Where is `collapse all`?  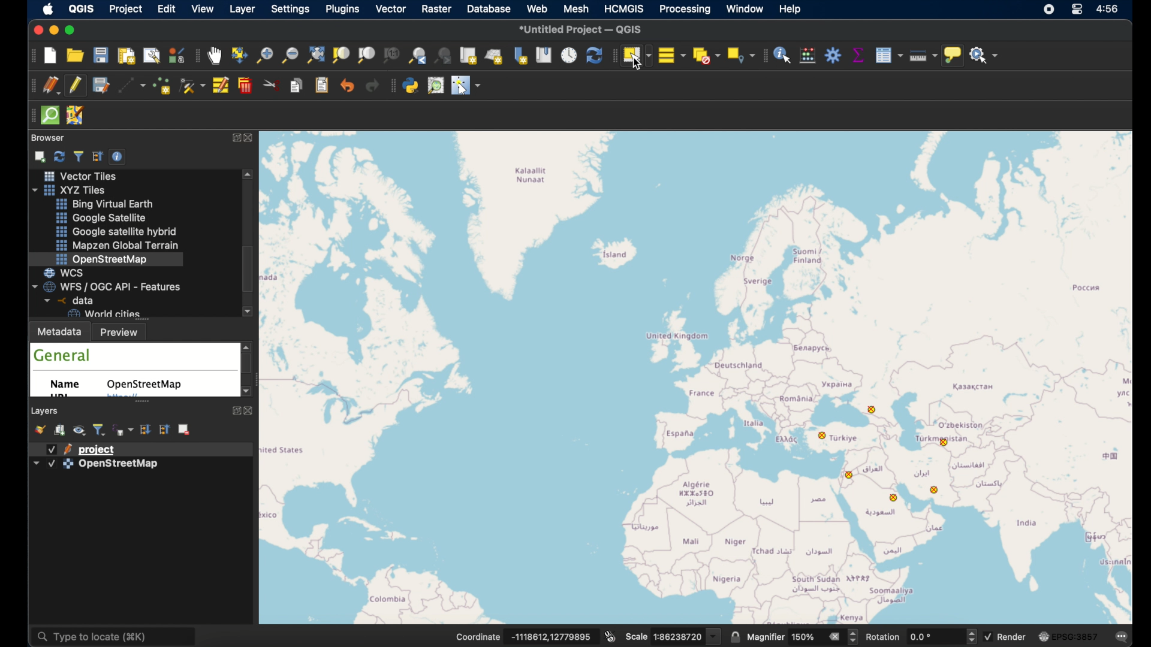 collapse all is located at coordinates (164, 429).